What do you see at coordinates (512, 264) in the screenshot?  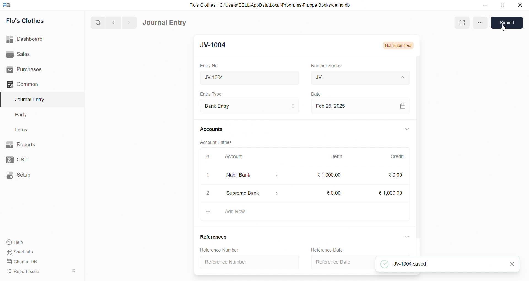 I see `close` at bounding box center [512, 264].